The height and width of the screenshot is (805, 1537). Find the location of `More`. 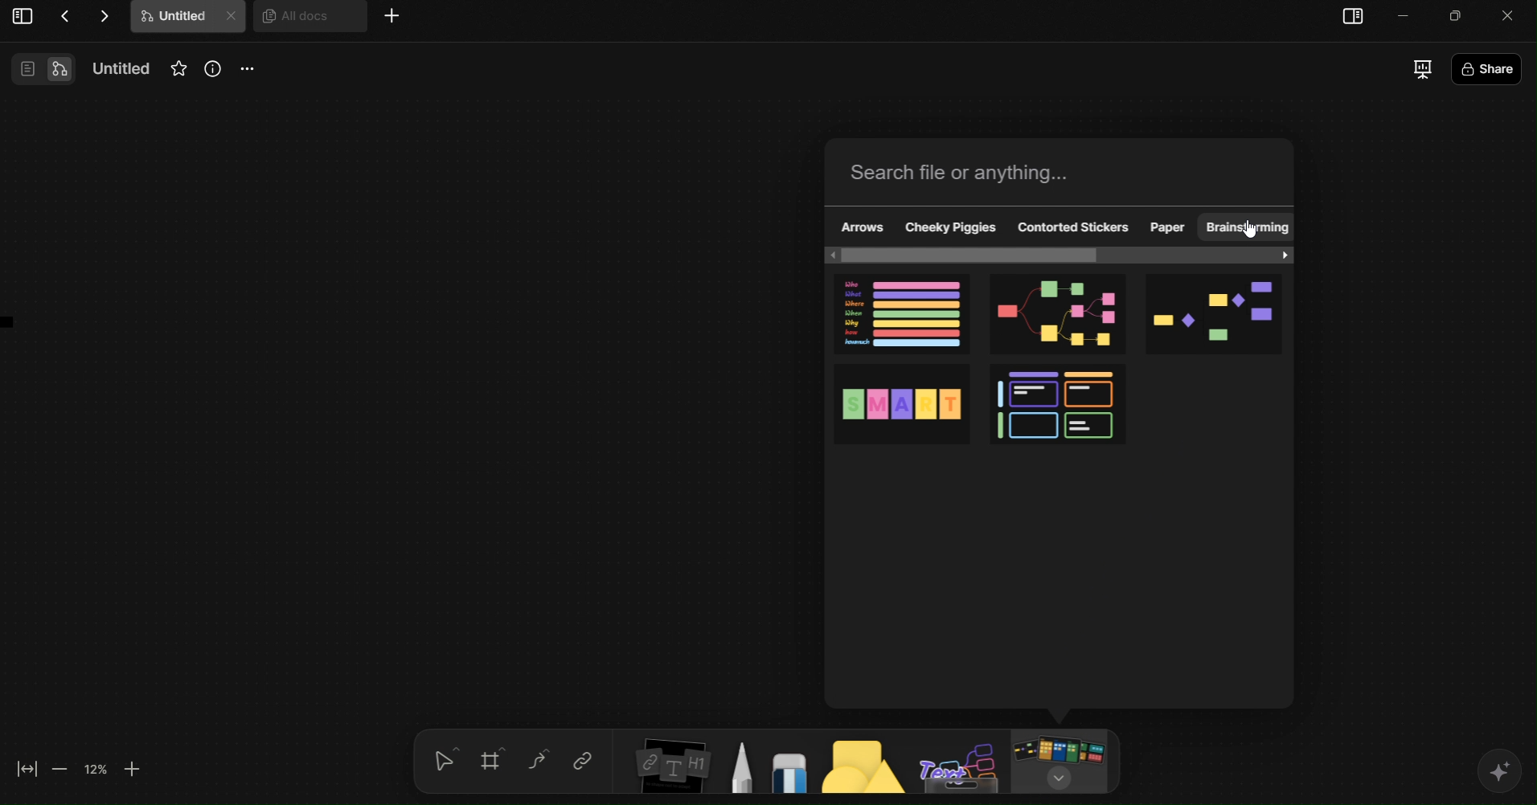

More is located at coordinates (392, 17).